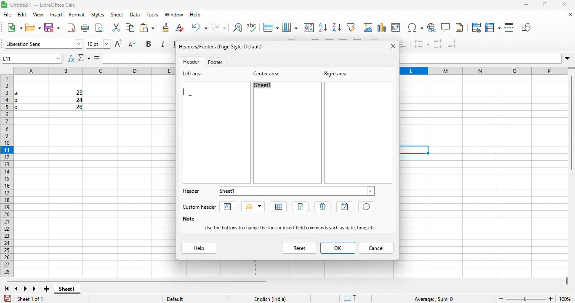 The image size is (575, 303). What do you see at coordinates (135, 16) in the screenshot?
I see `data` at bounding box center [135, 16].